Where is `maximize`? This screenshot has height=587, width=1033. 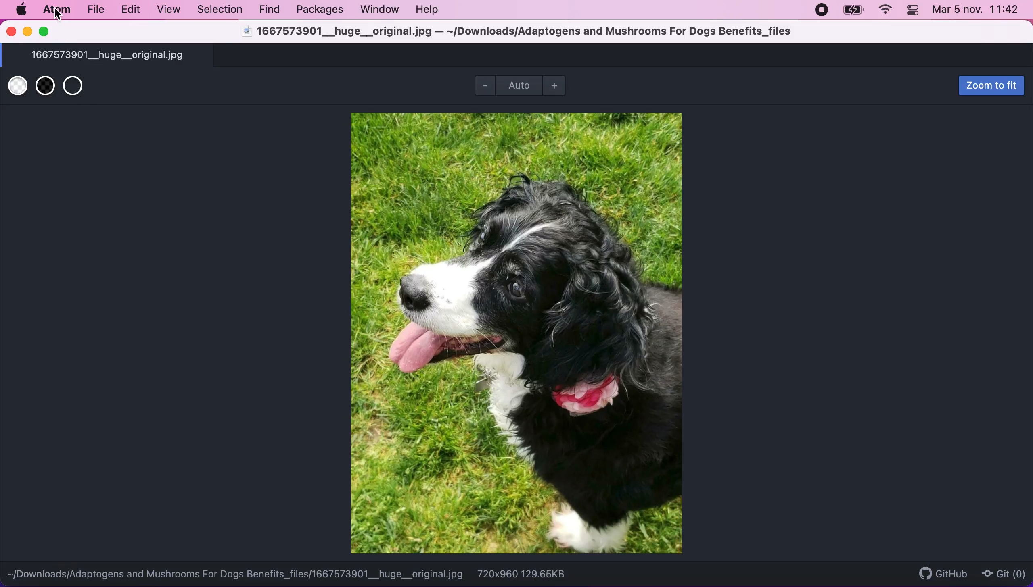
maximize is located at coordinates (52, 32).